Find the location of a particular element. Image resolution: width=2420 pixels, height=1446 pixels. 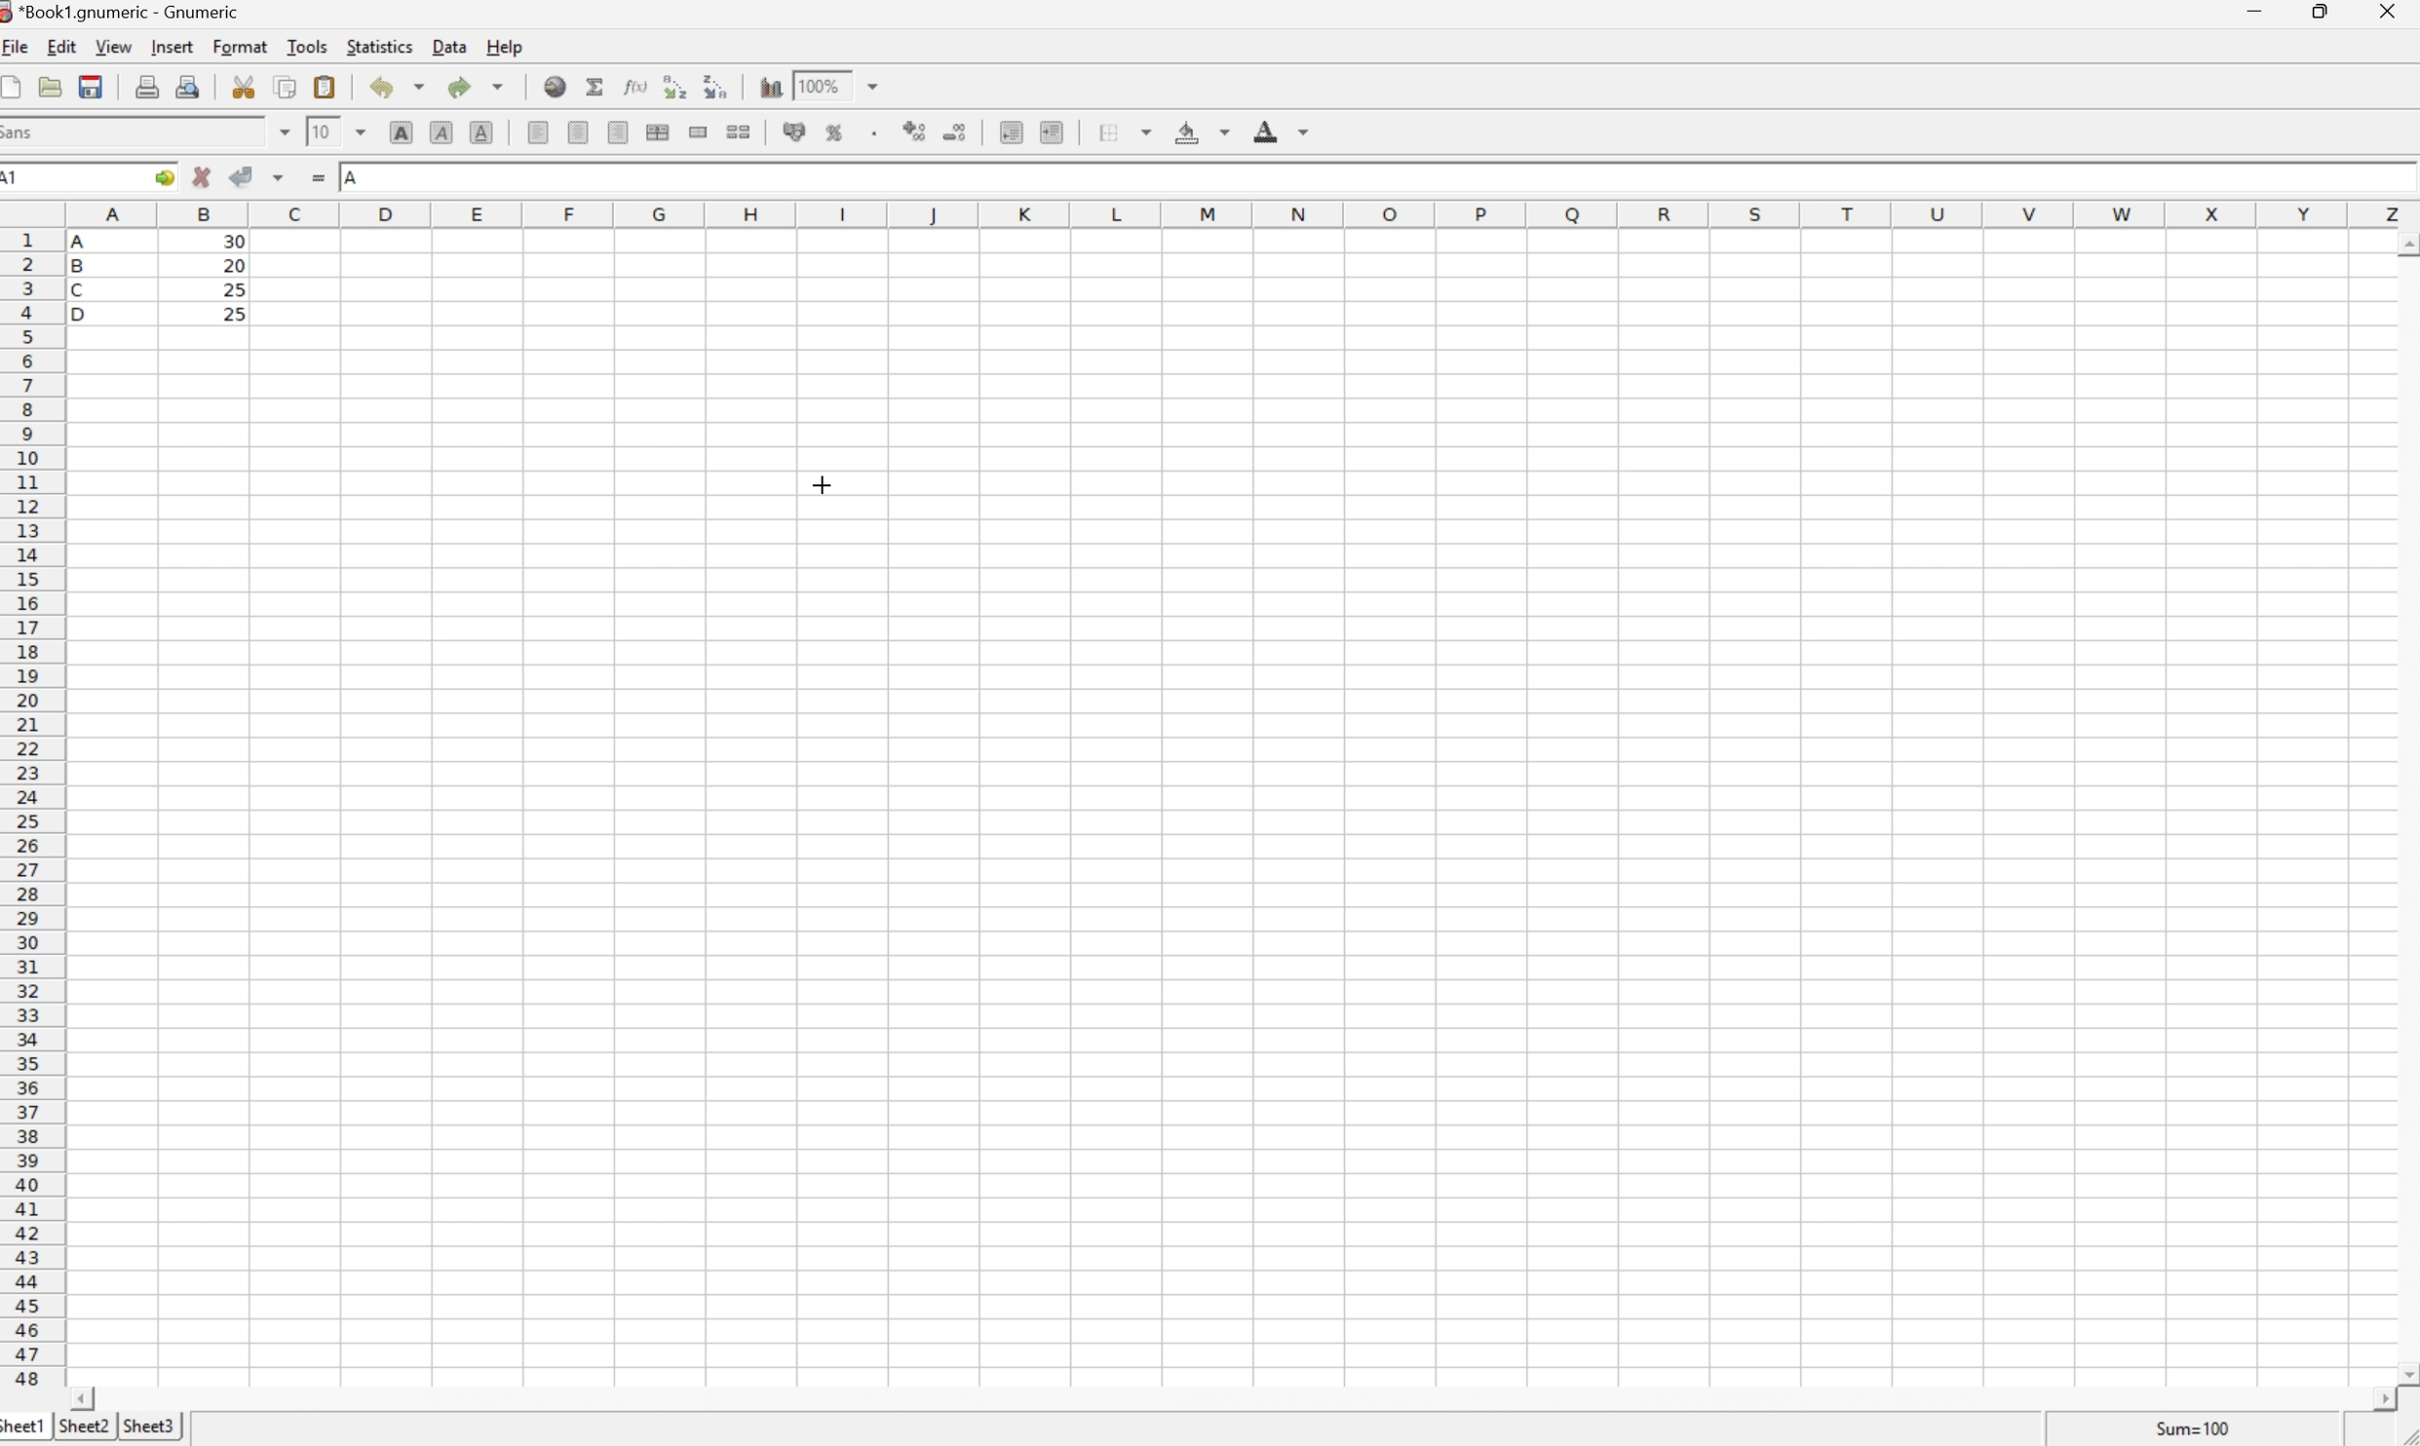

Decrease number of decimals displayed is located at coordinates (958, 133).